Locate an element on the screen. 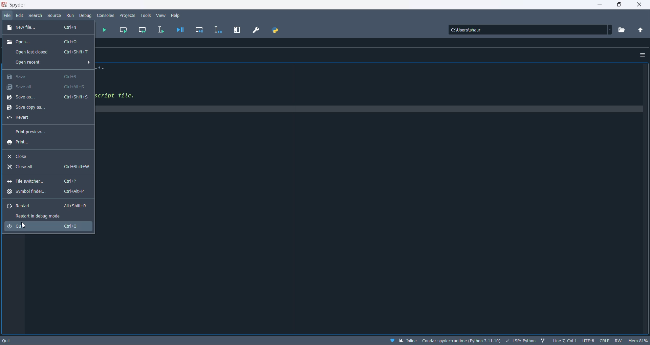  minimize is located at coordinates (600, 6).